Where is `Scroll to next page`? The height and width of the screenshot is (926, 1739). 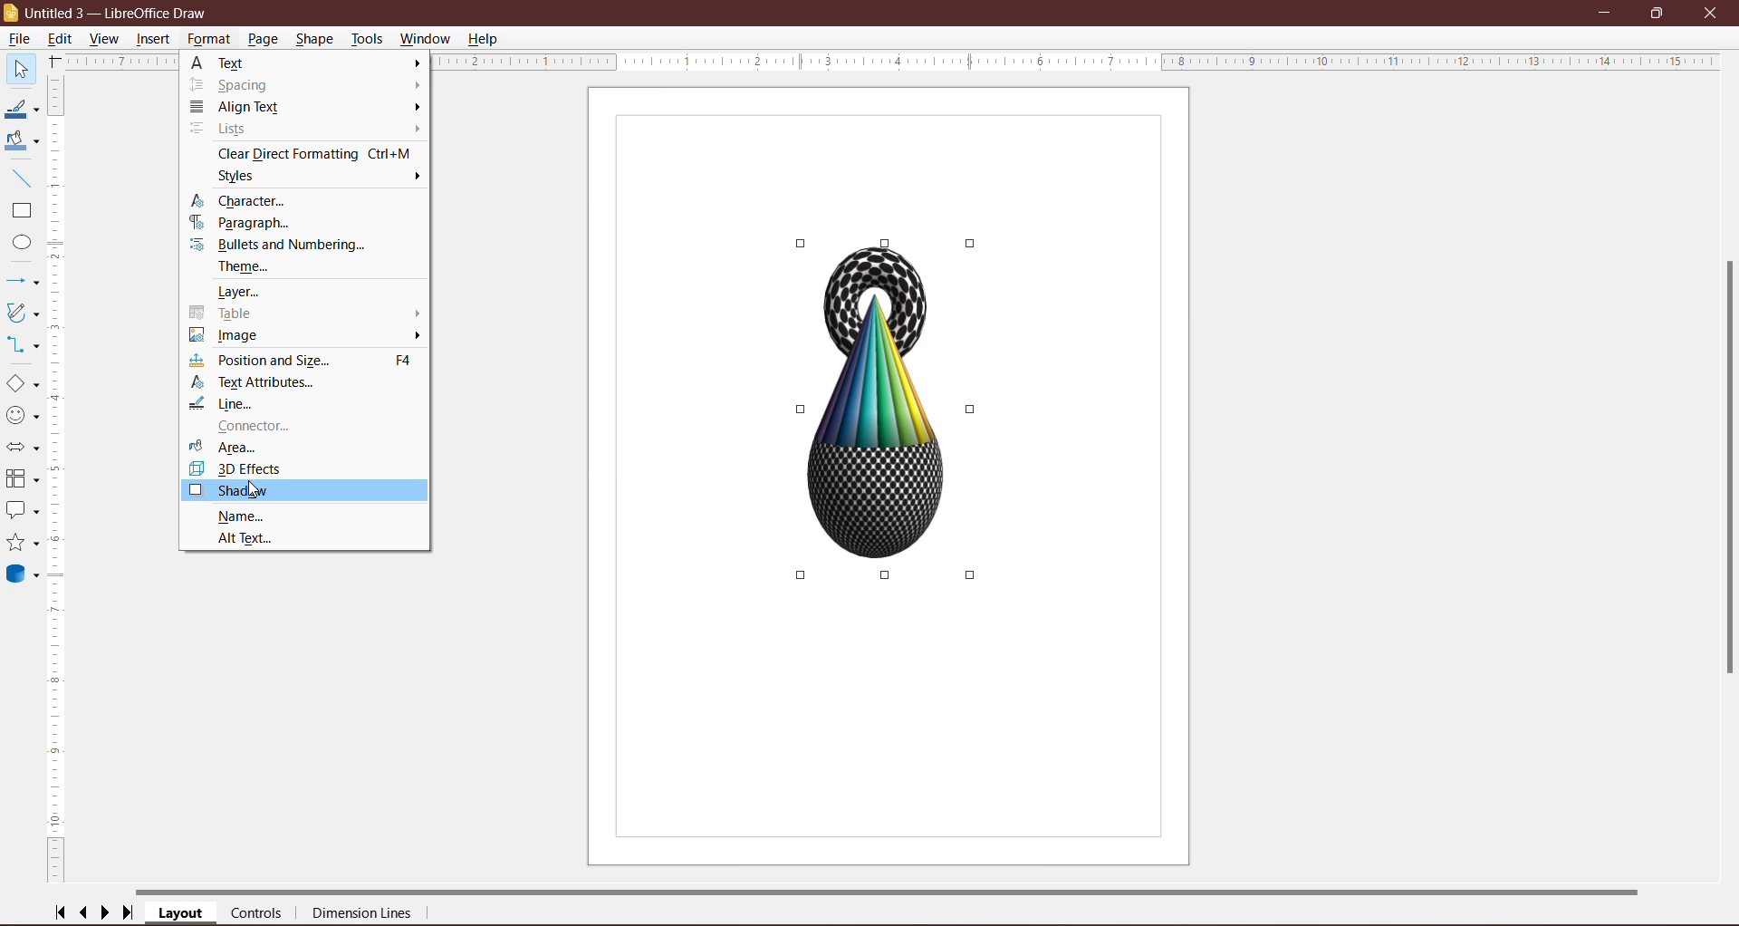 Scroll to next page is located at coordinates (105, 913).